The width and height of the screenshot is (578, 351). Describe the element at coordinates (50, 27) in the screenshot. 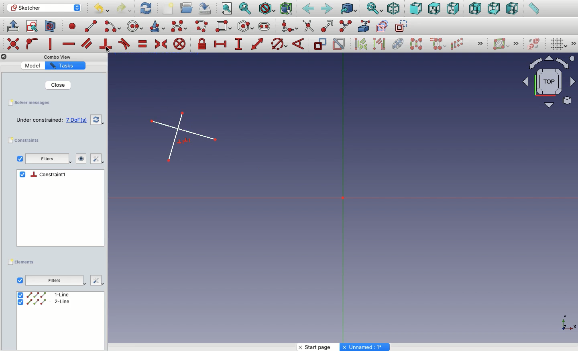

I see `View section` at that location.